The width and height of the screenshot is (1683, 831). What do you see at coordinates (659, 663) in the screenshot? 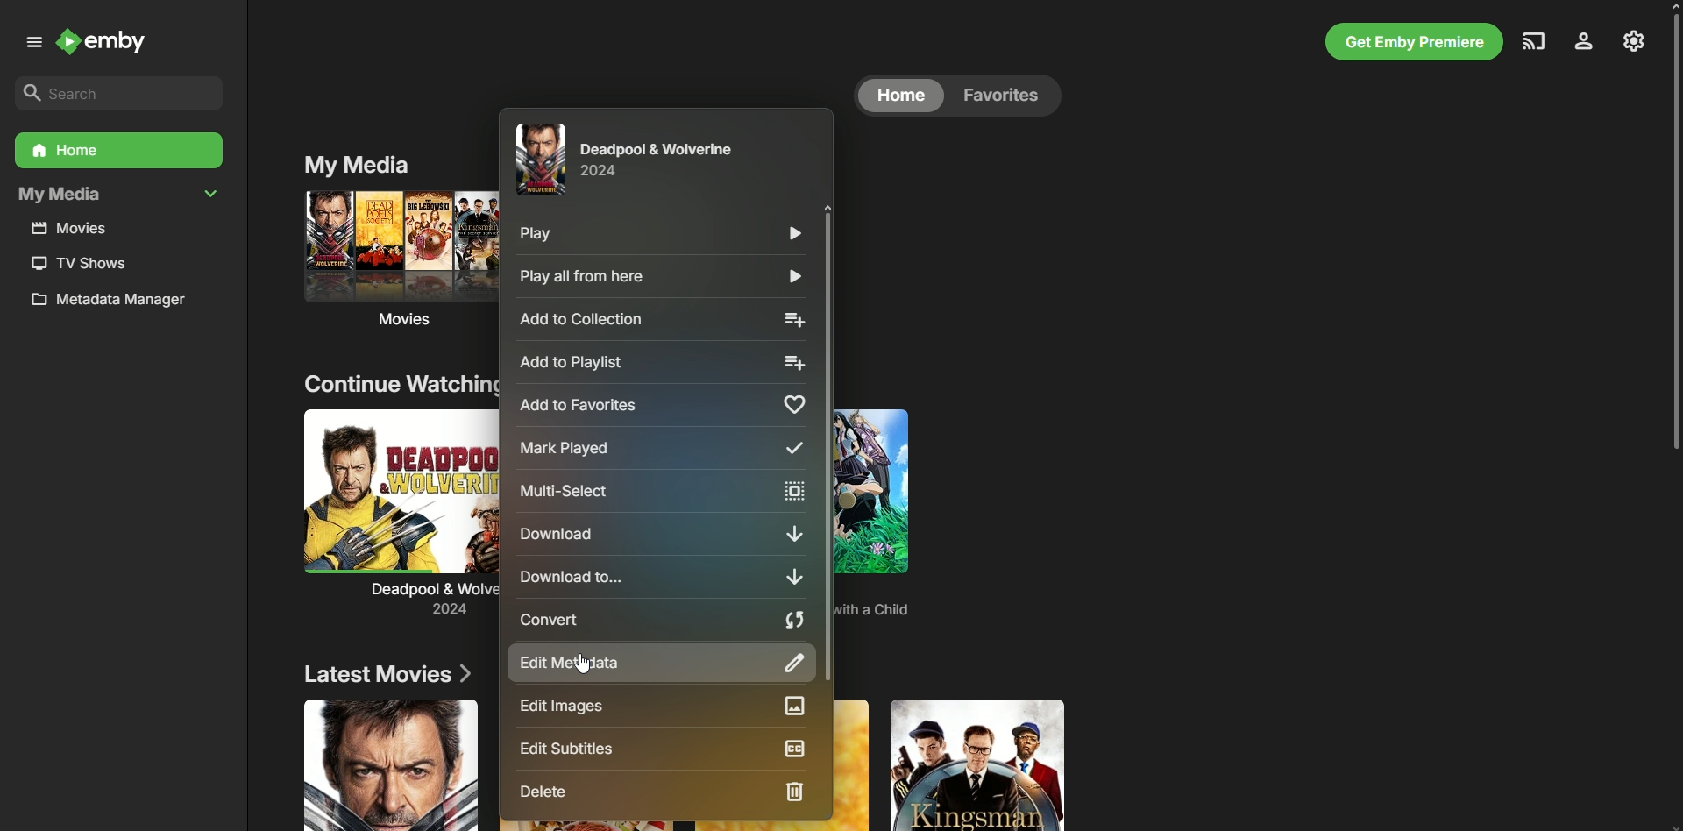
I see `Edit Metadata` at bounding box center [659, 663].